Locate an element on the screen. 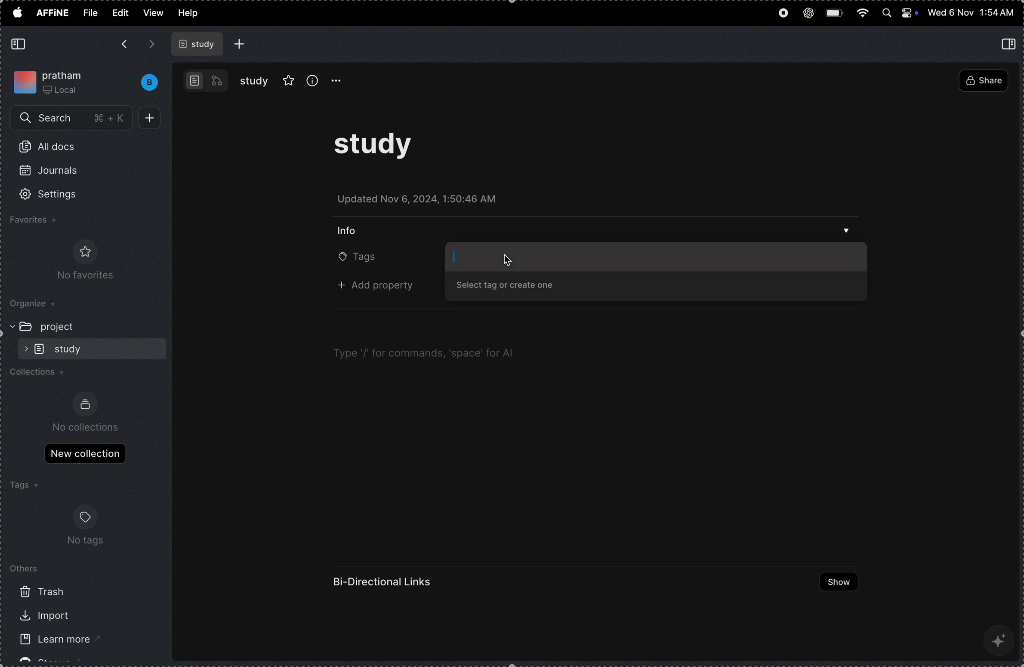  tags is located at coordinates (358, 258).